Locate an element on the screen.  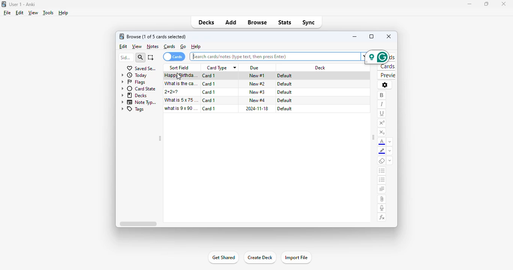
bold is located at coordinates (382, 96).